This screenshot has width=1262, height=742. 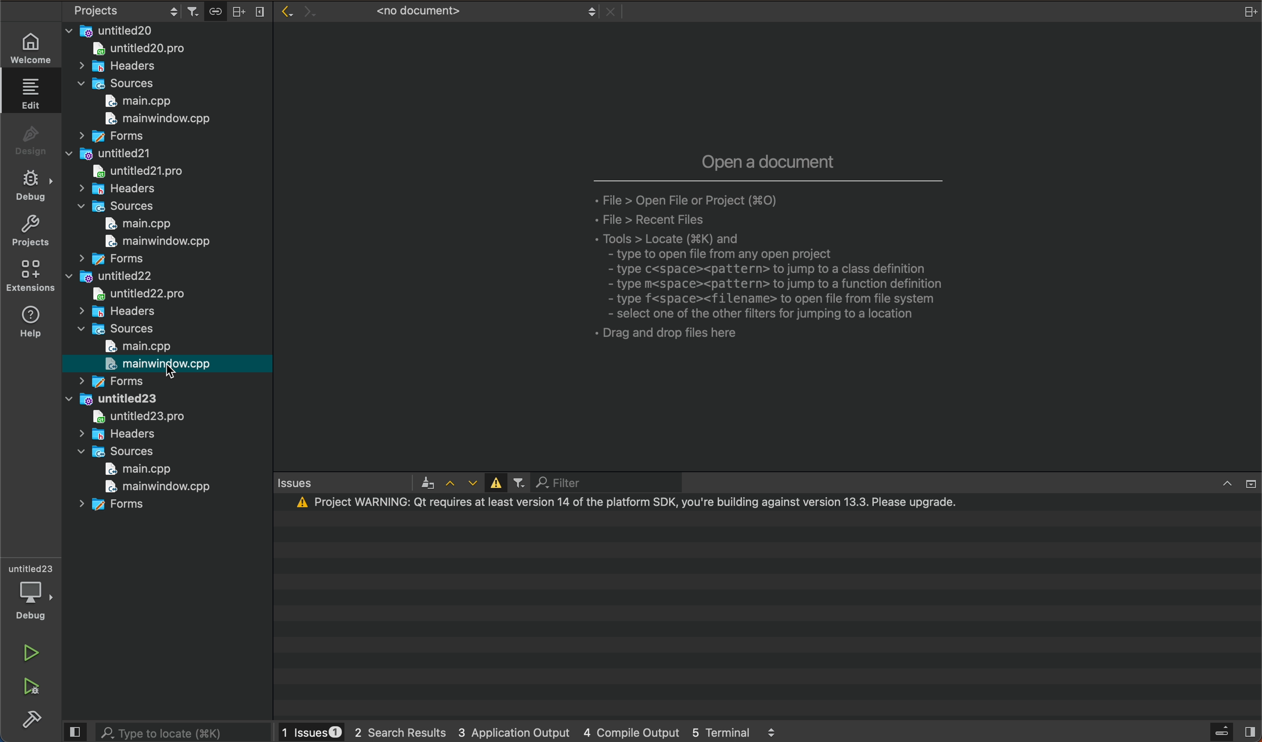 What do you see at coordinates (115, 399) in the screenshot?
I see `untitled23` at bounding box center [115, 399].